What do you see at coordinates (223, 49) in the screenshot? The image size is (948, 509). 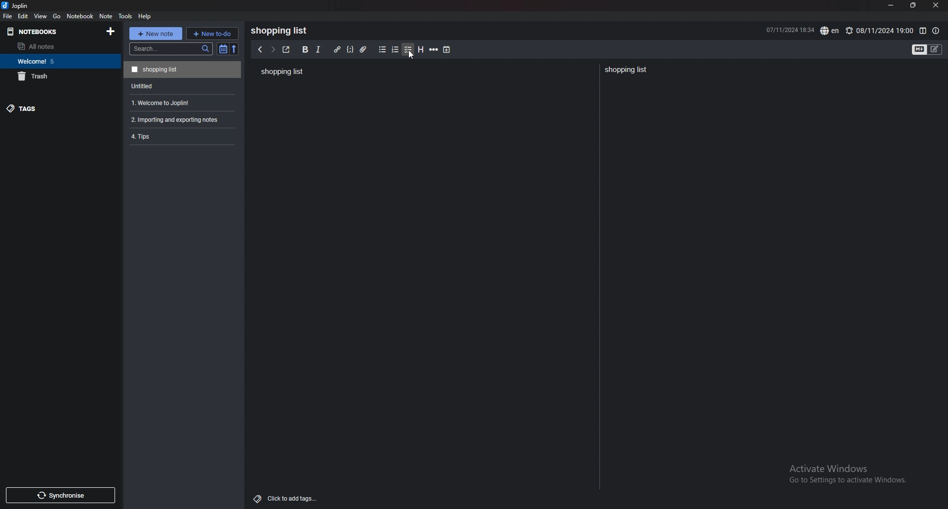 I see `toggle sort order` at bounding box center [223, 49].